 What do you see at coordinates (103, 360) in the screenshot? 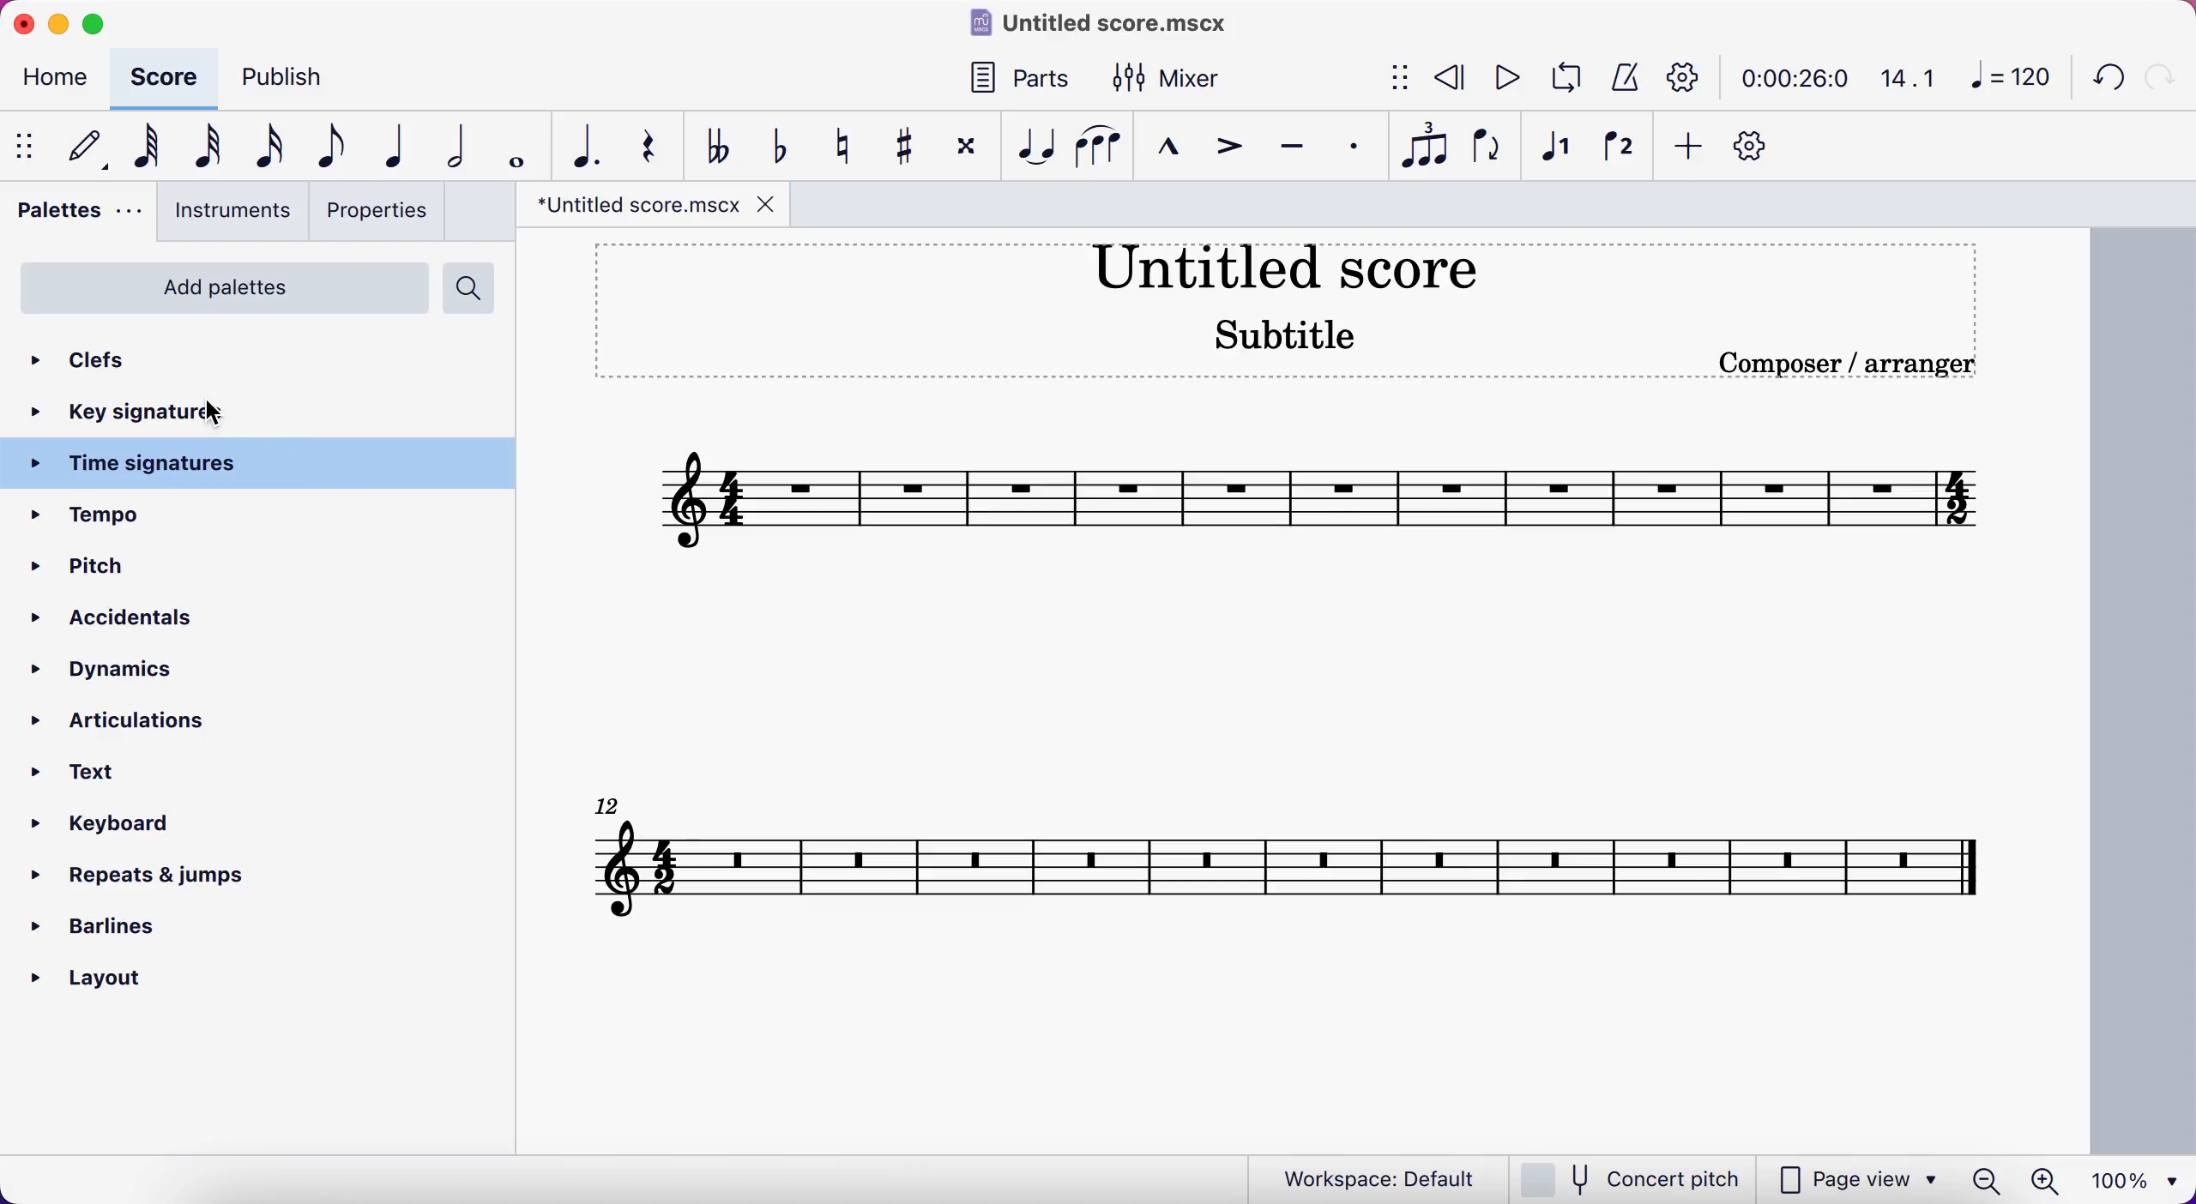
I see `clefs` at bounding box center [103, 360].